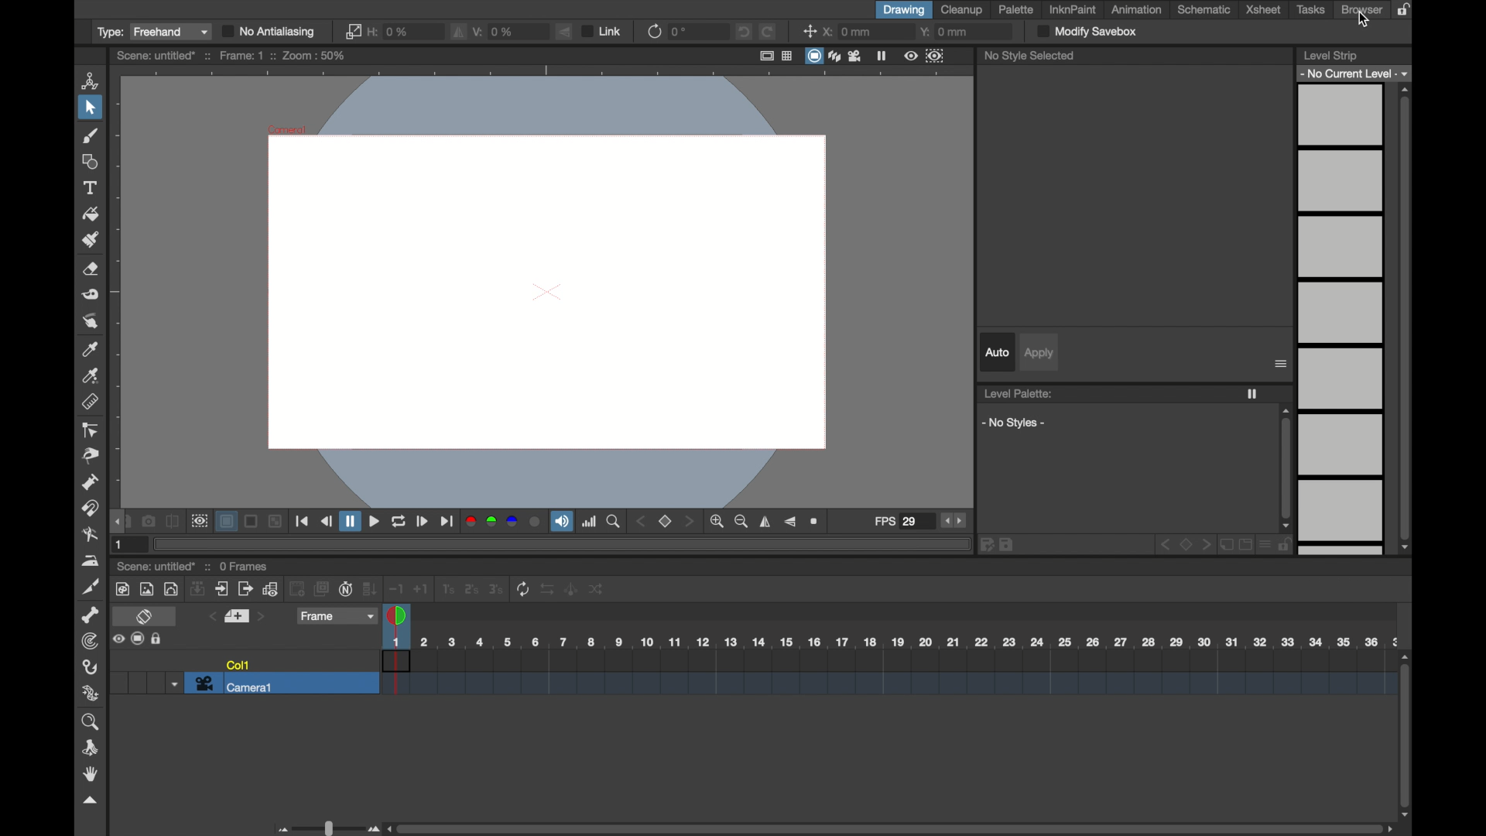 This screenshot has height=836, width=1486. Describe the element at coordinates (353, 32) in the screenshot. I see `link` at that location.